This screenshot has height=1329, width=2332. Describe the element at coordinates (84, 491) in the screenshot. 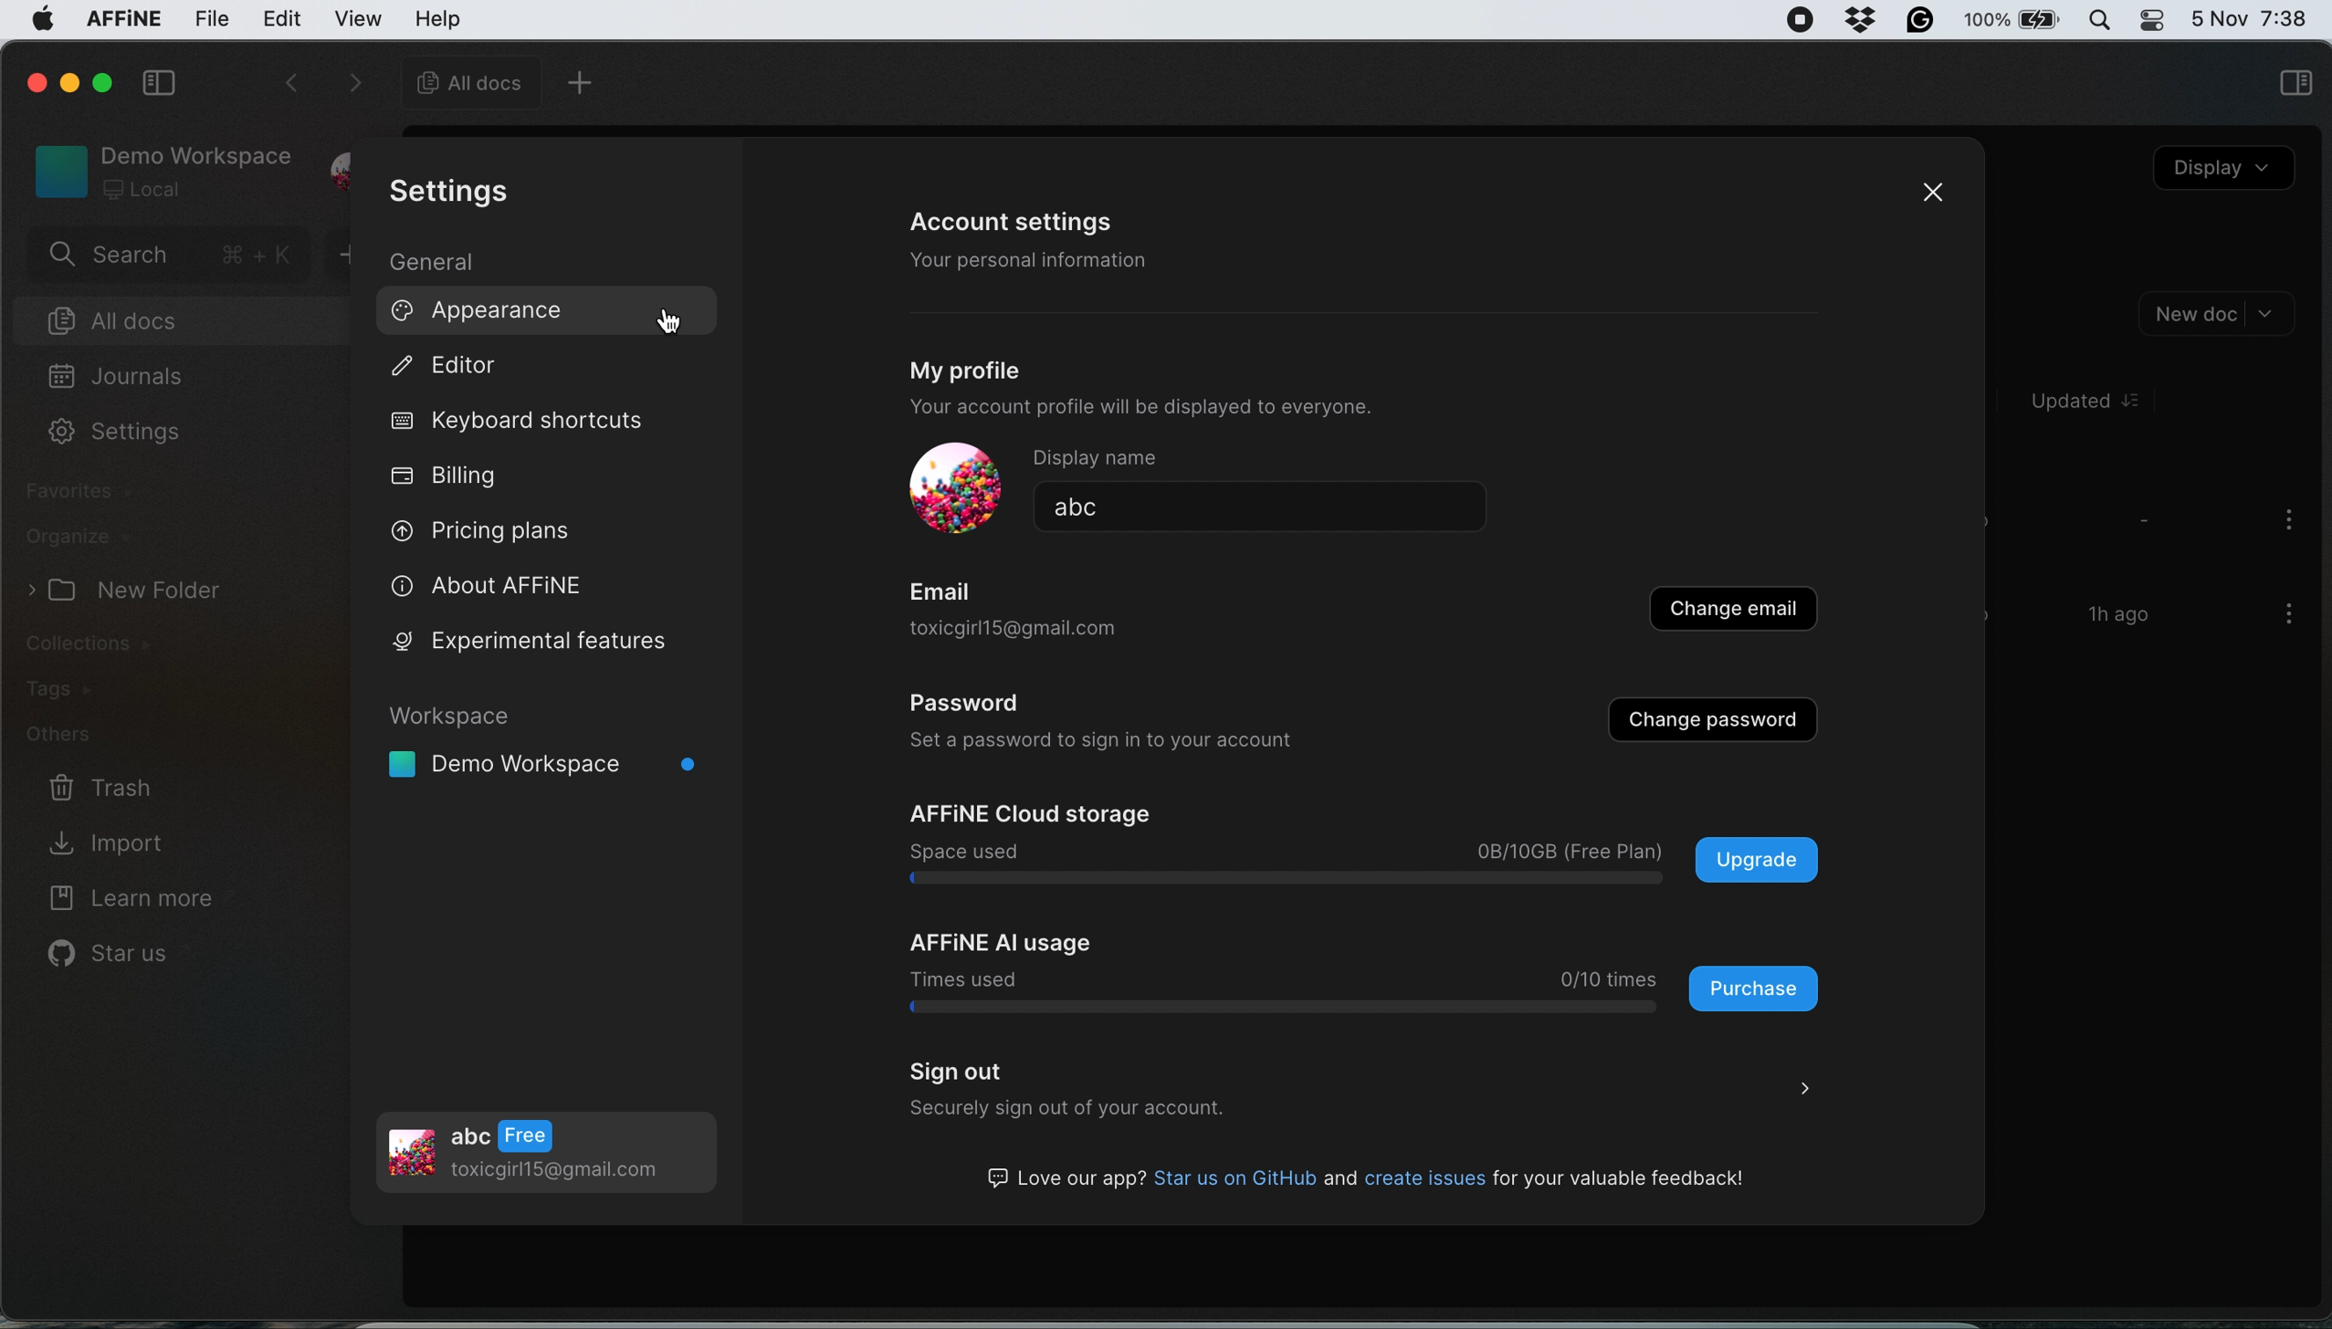

I see `favourites` at that location.